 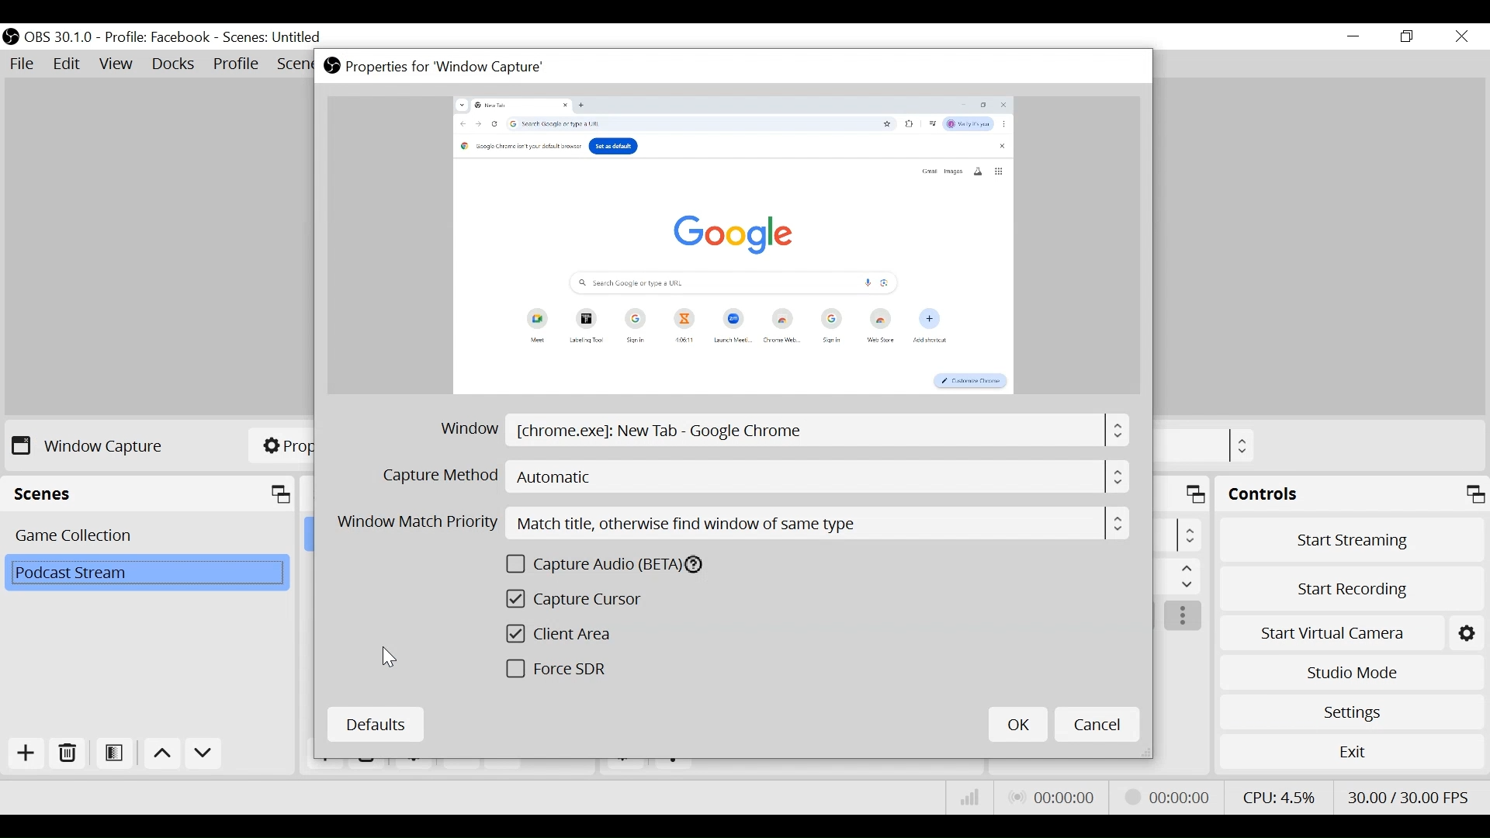 I want to click on Scenes, so click(x=150, y=493).